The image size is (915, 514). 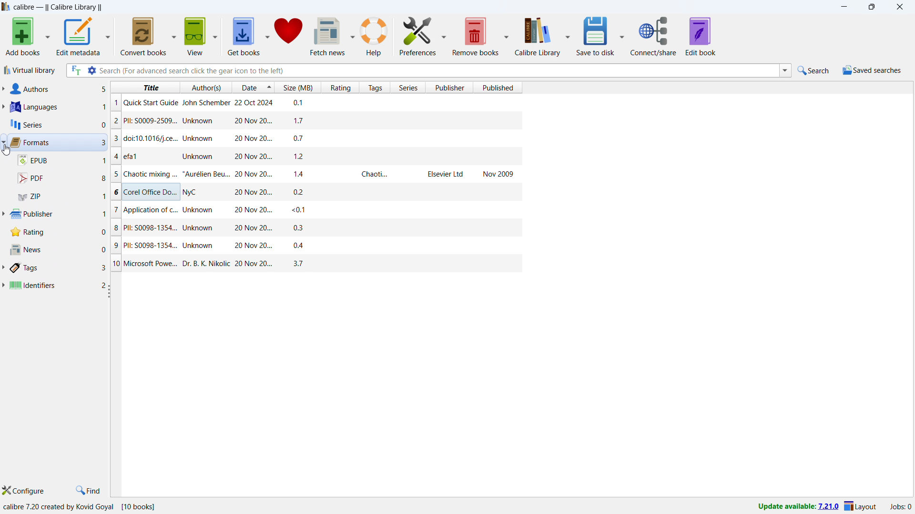 What do you see at coordinates (57, 142) in the screenshot?
I see `formats` at bounding box center [57, 142].